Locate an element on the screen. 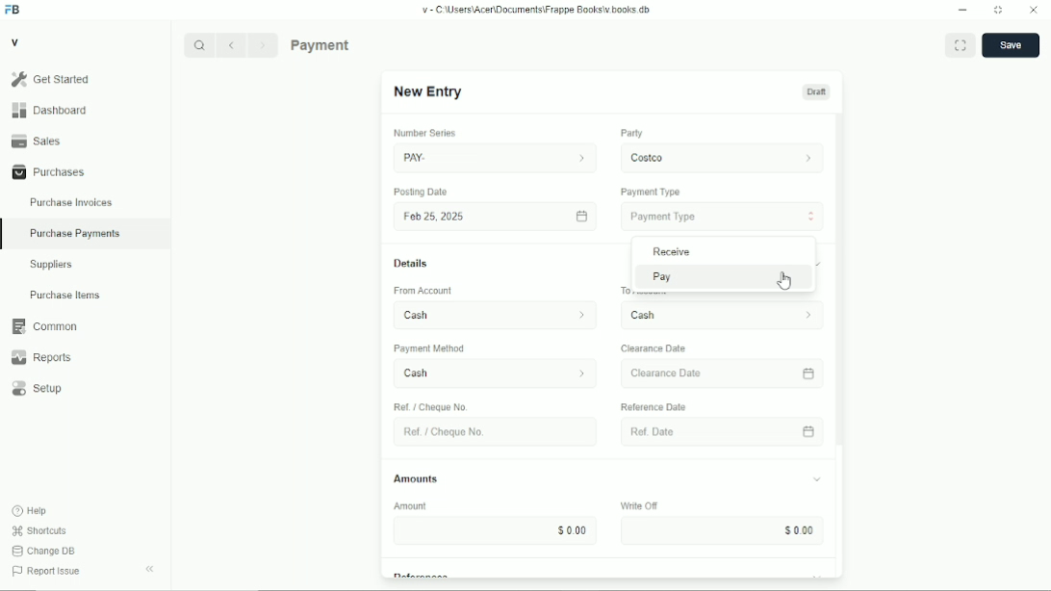 This screenshot has width=1051, height=591. Posting Date is located at coordinates (422, 193).